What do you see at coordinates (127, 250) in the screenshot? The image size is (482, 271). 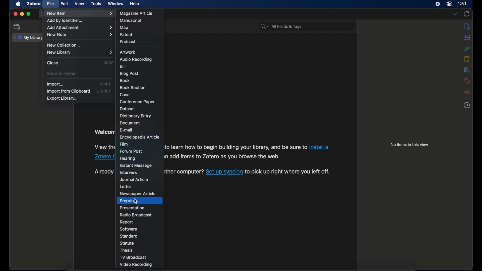 I see `thesis` at bounding box center [127, 250].